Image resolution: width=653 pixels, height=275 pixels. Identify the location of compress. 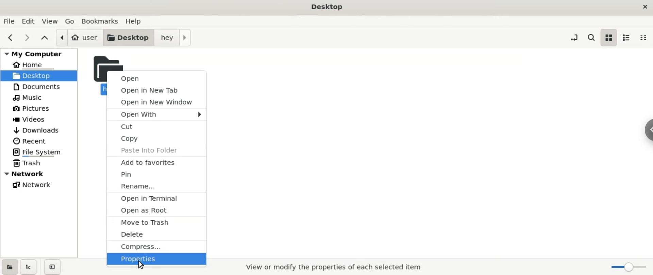
(155, 247).